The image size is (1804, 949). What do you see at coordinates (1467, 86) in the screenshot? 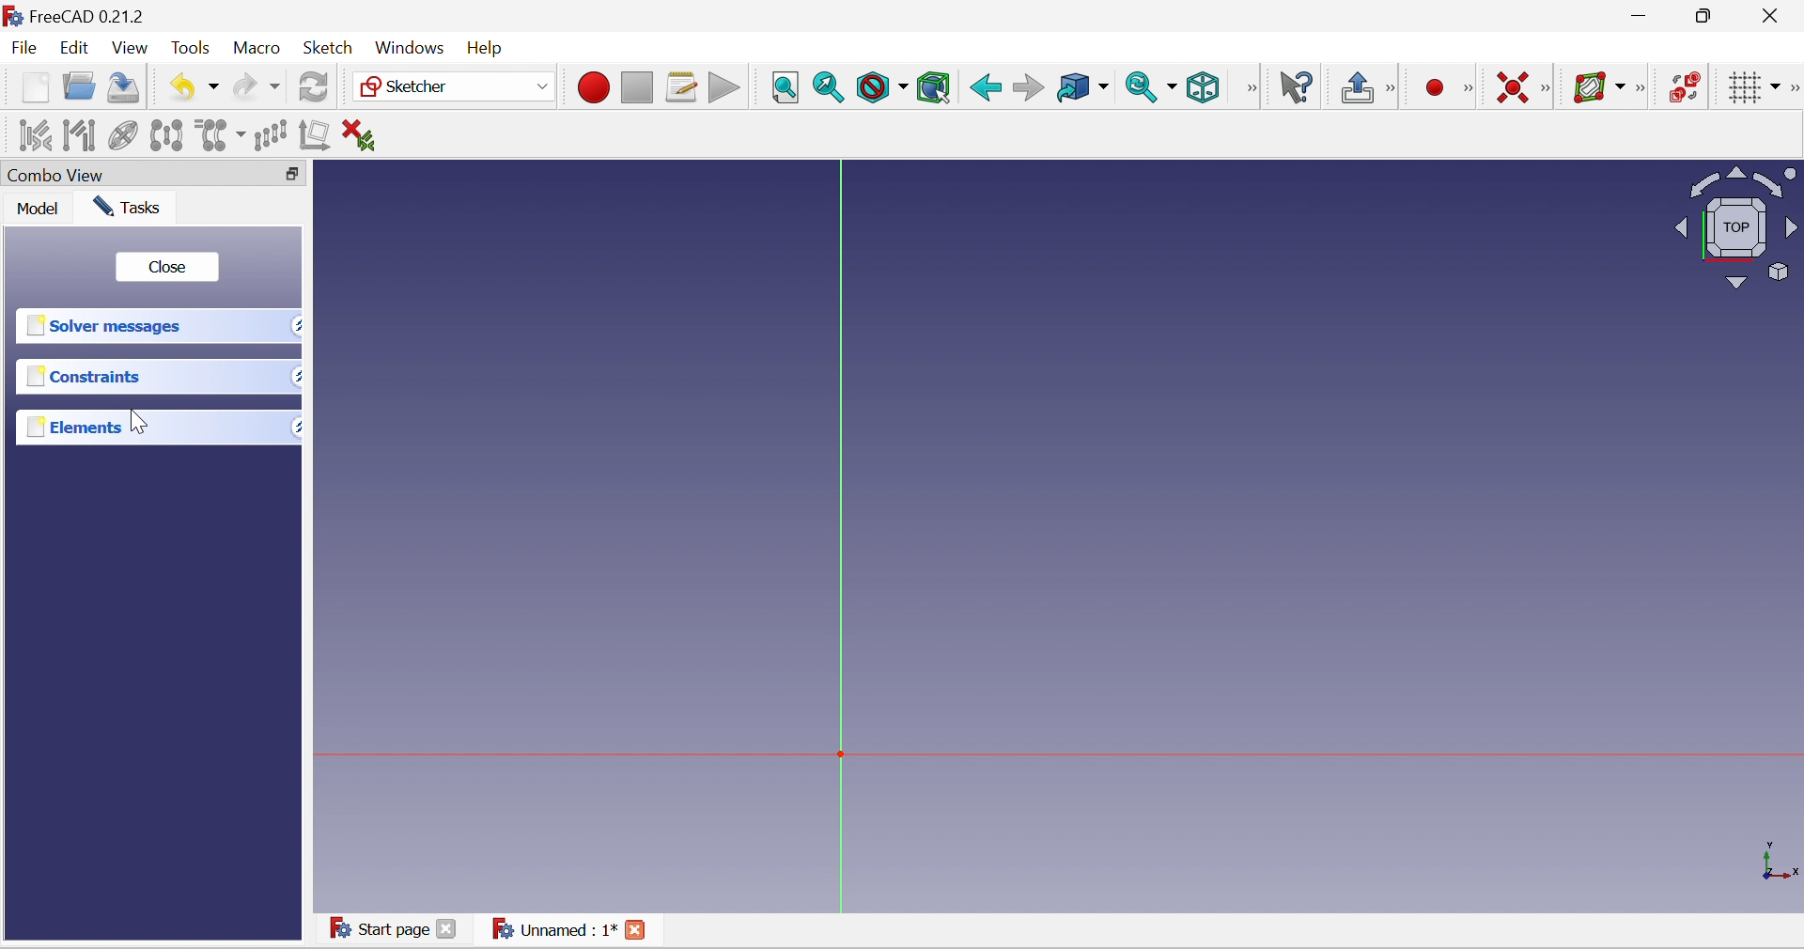
I see `[Sketcher geometries]` at bounding box center [1467, 86].